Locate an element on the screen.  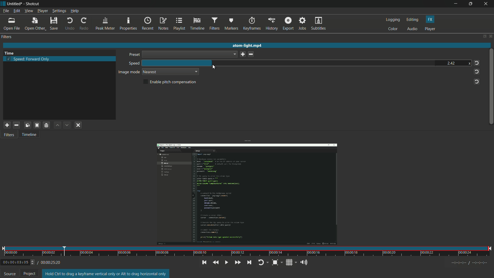
change layout is located at coordinates (484, 36).